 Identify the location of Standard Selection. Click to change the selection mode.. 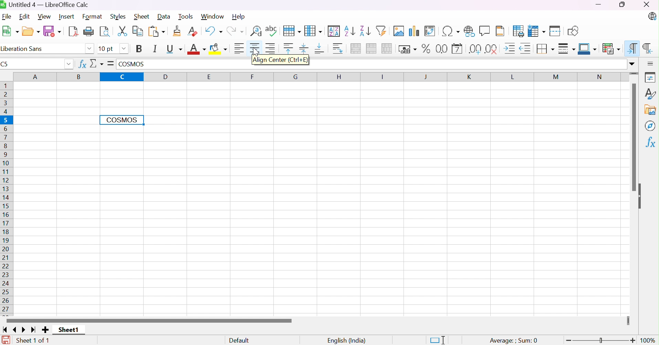
(438, 340).